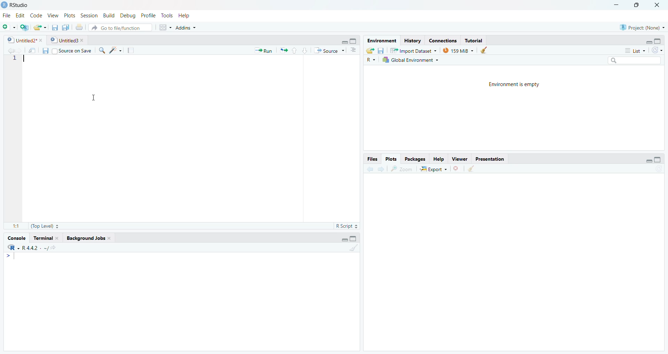 The height and width of the screenshot is (354, 668). Describe the element at coordinates (344, 239) in the screenshot. I see `Minimize` at that location.